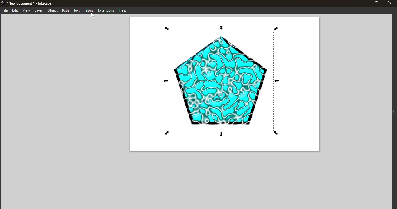 This screenshot has width=397, height=209. What do you see at coordinates (94, 16) in the screenshot?
I see `Cursor` at bounding box center [94, 16].